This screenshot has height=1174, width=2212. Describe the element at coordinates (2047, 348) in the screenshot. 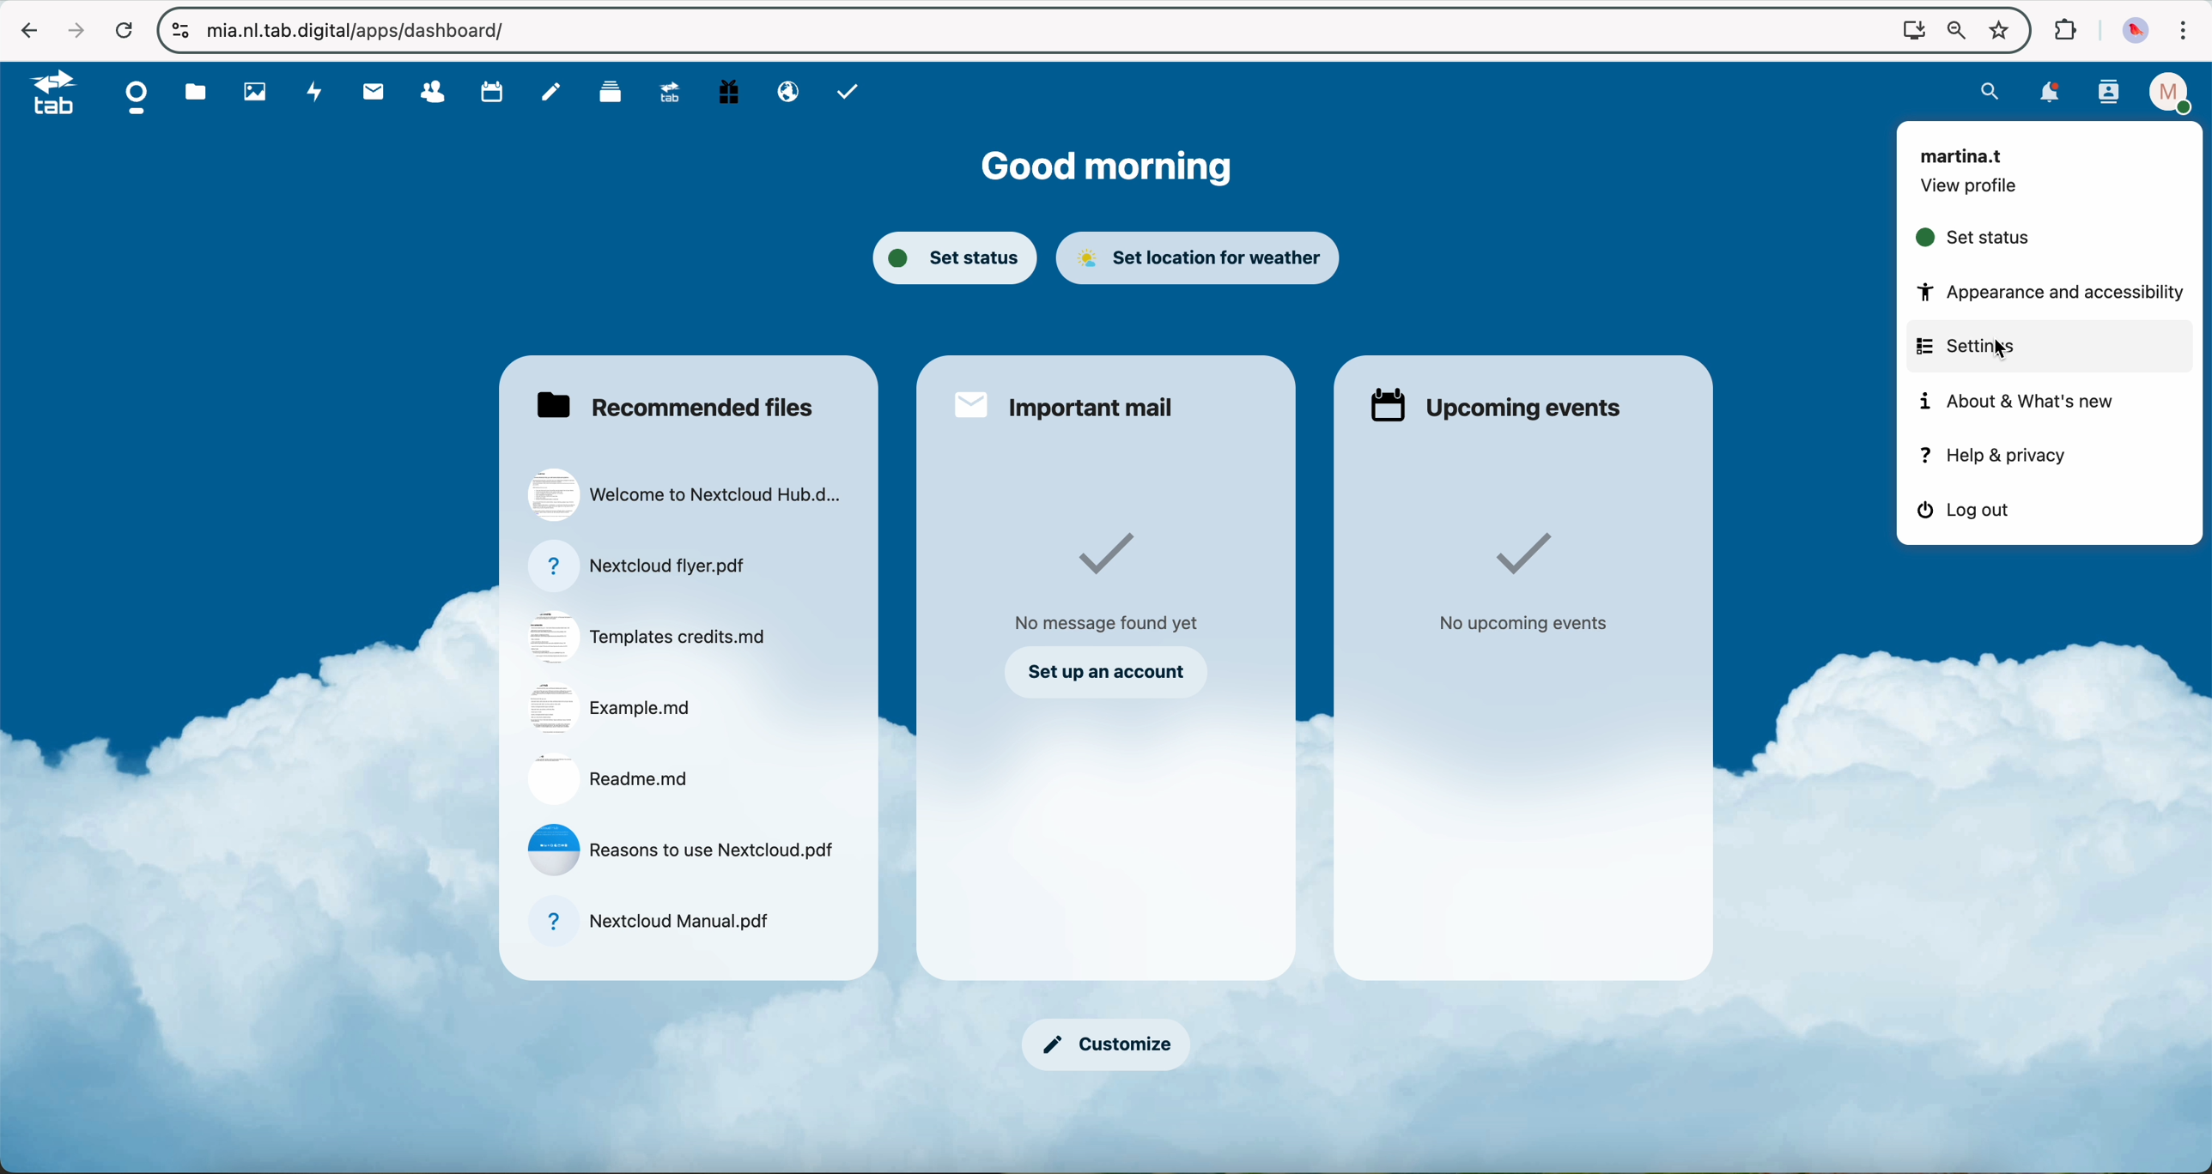

I see `settings` at that location.